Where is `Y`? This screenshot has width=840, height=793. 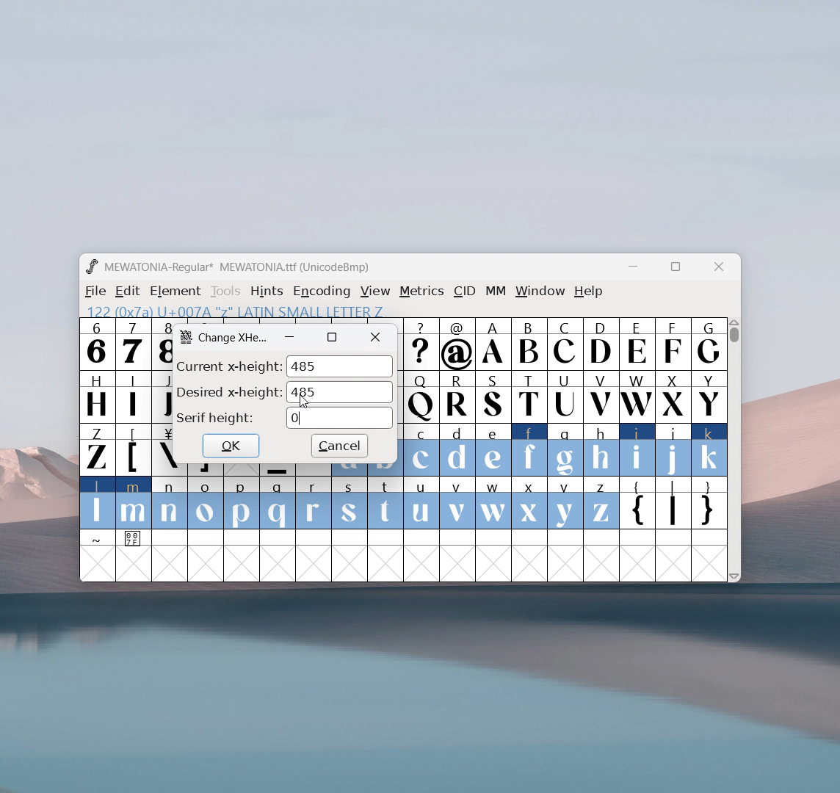
Y is located at coordinates (709, 396).